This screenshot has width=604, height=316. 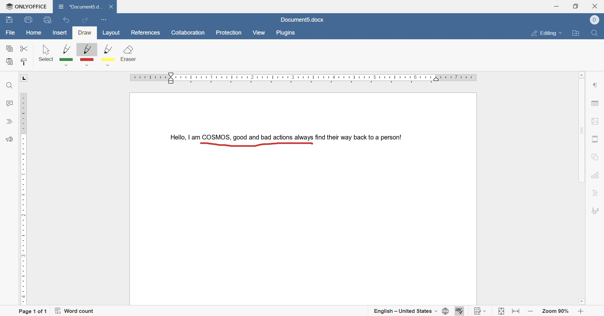 I want to click on text art settings, so click(x=595, y=194).